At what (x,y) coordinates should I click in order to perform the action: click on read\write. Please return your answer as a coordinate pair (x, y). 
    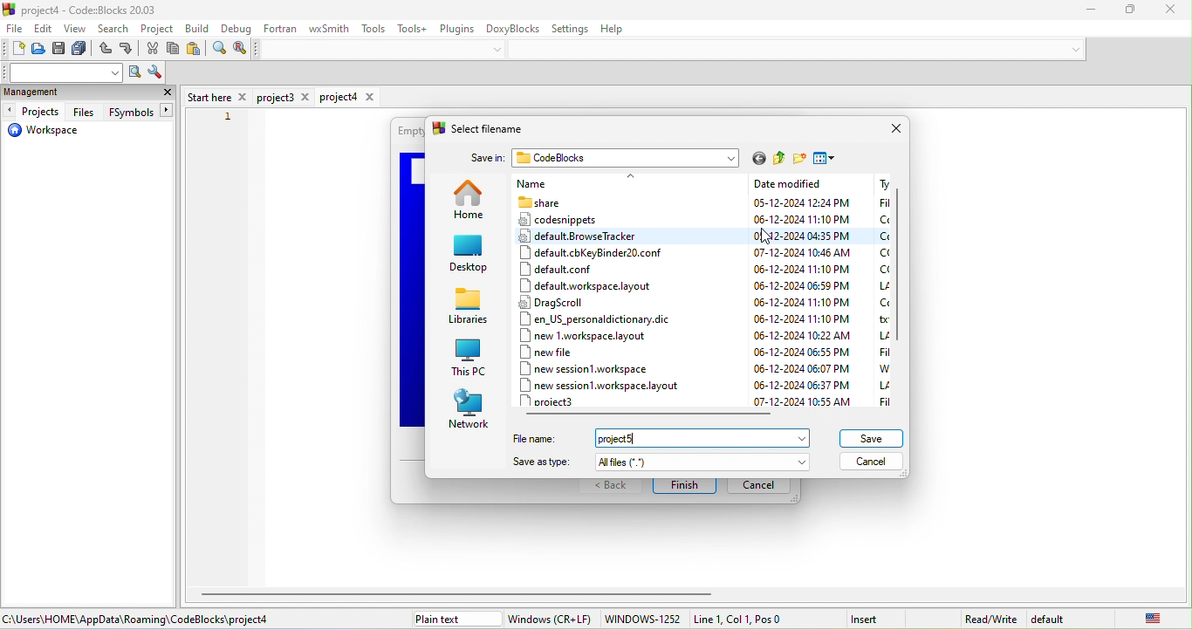
    Looking at the image, I should click on (990, 616).